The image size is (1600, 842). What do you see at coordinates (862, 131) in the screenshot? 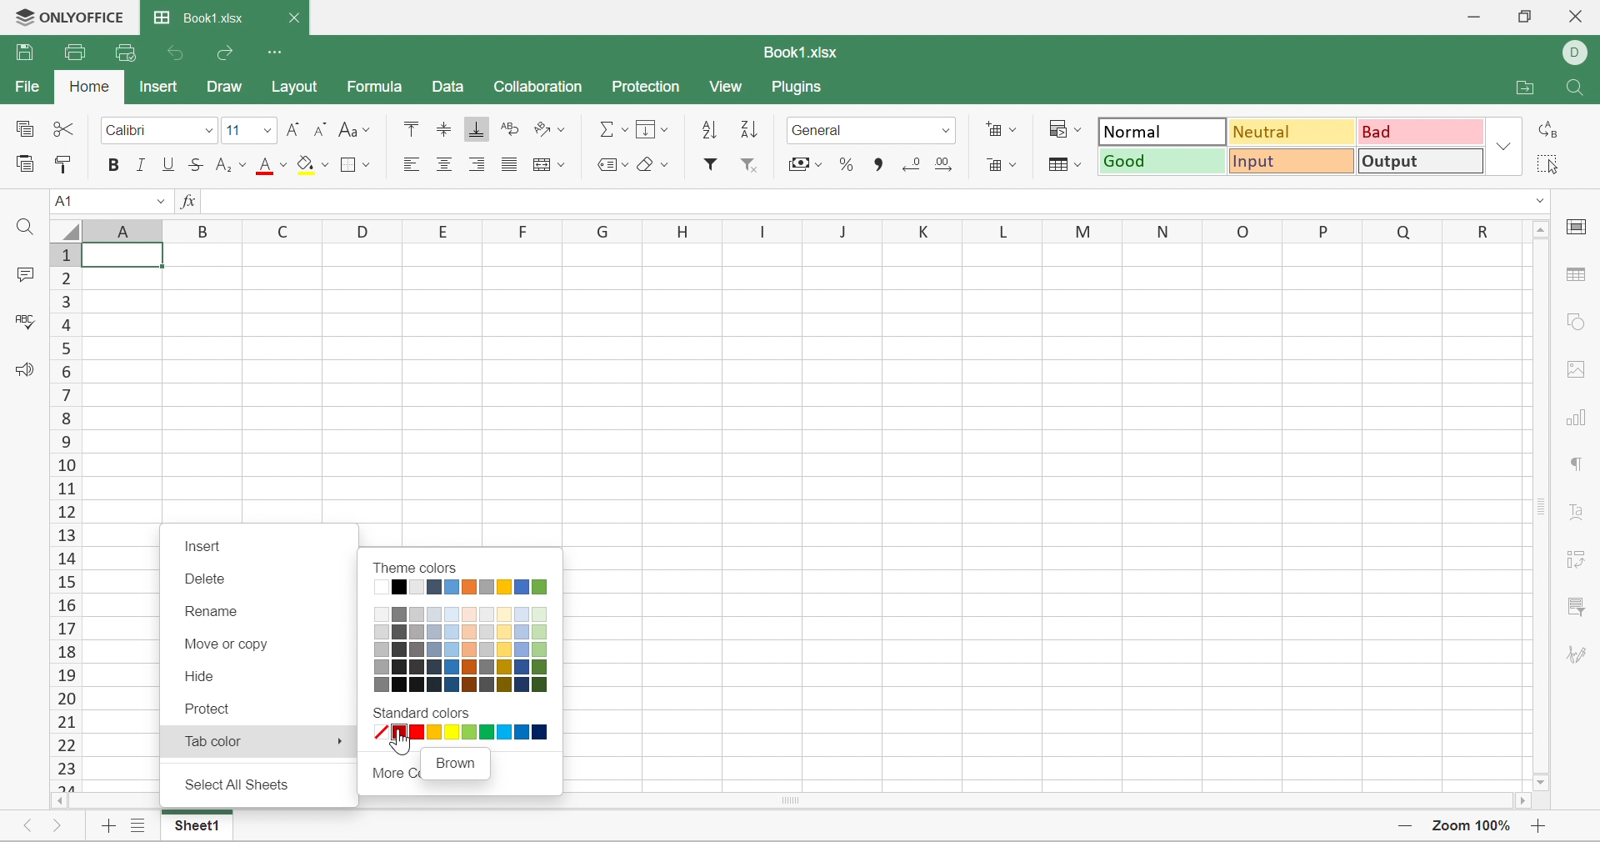
I see `General` at bounding box center [862, 131].